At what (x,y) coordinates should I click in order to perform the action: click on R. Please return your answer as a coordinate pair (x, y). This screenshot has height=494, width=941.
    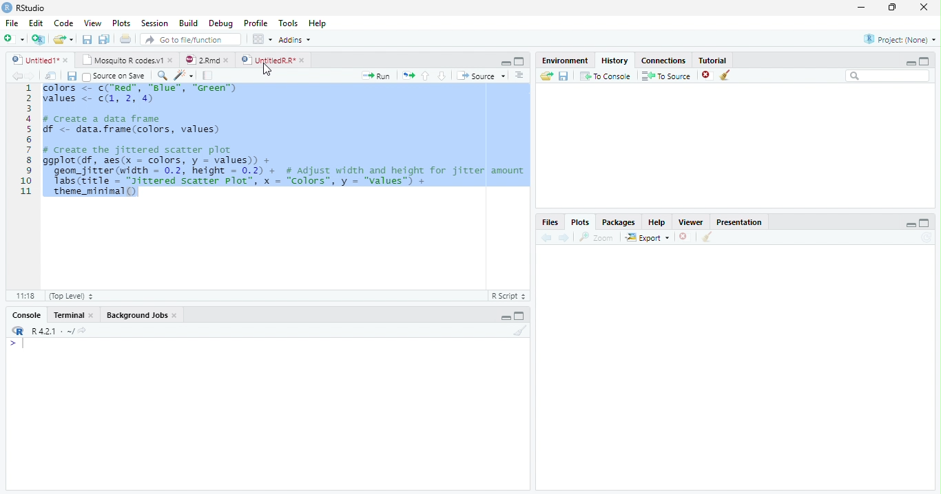
    Looking at the image, I should click on (17, 331).